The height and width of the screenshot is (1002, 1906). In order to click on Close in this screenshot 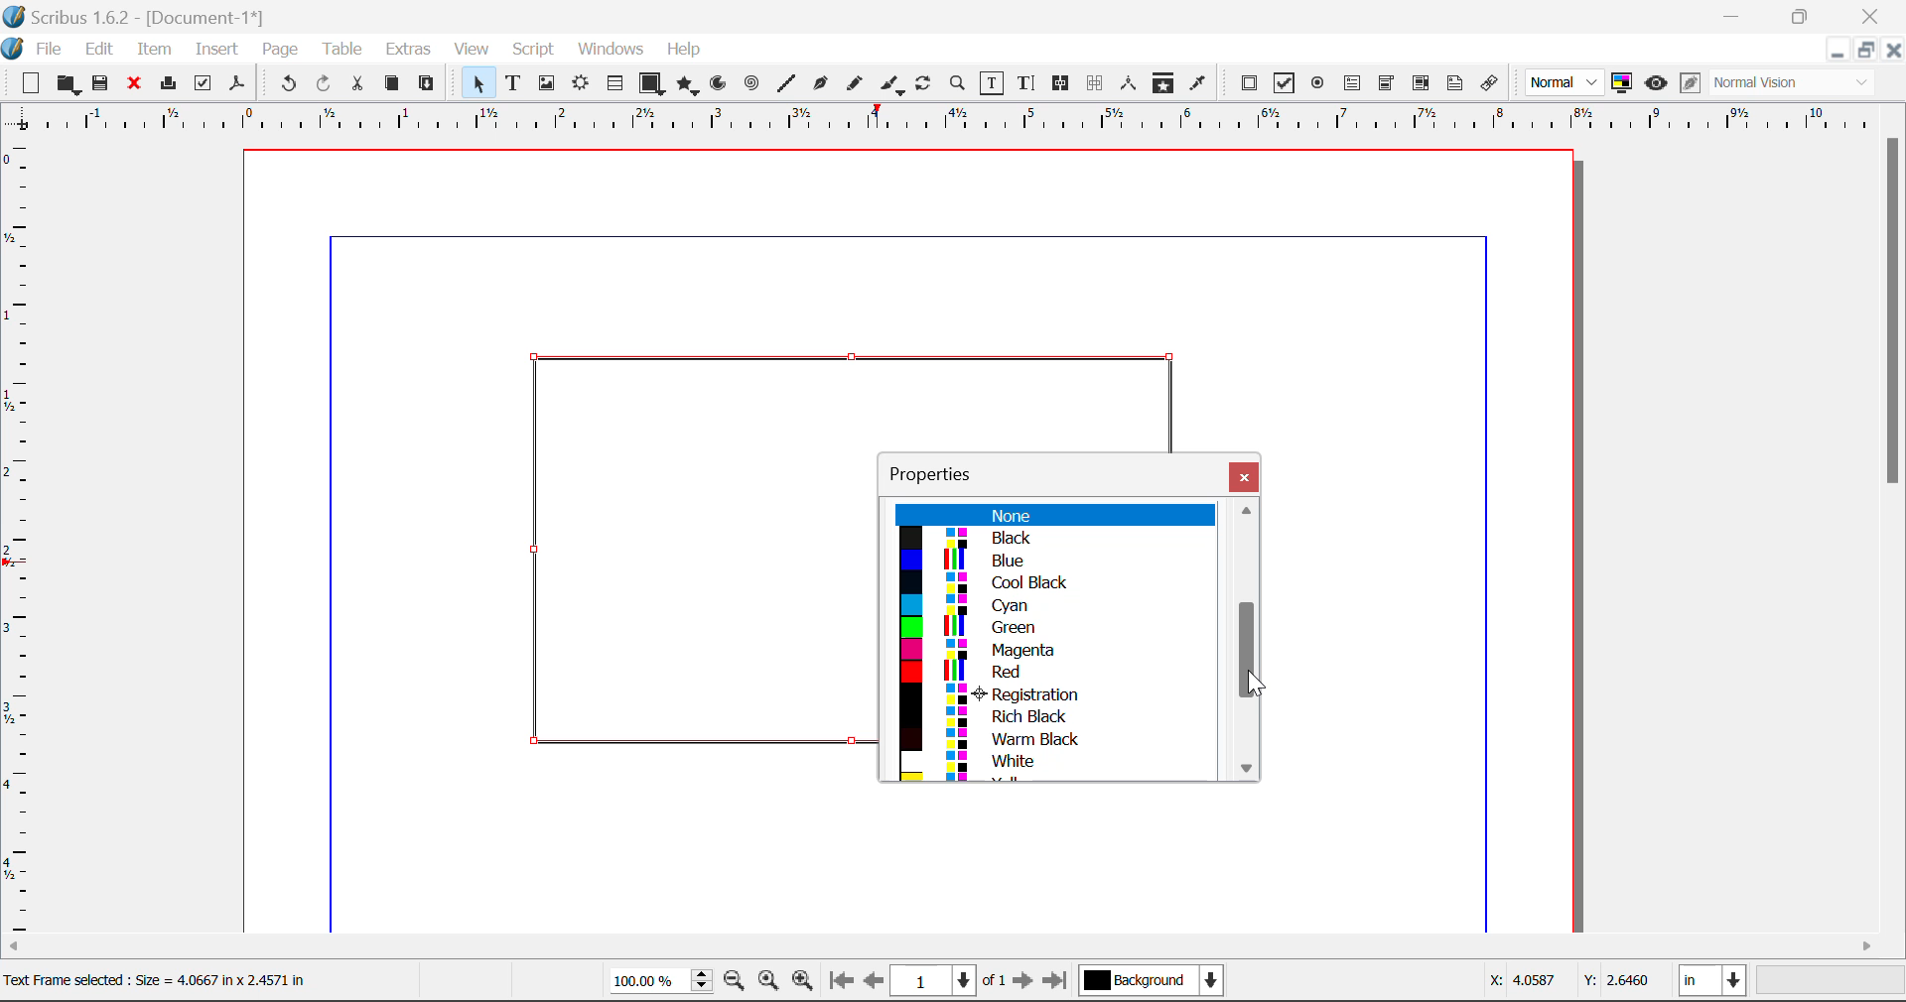, I will do `click(1894, 50)`.